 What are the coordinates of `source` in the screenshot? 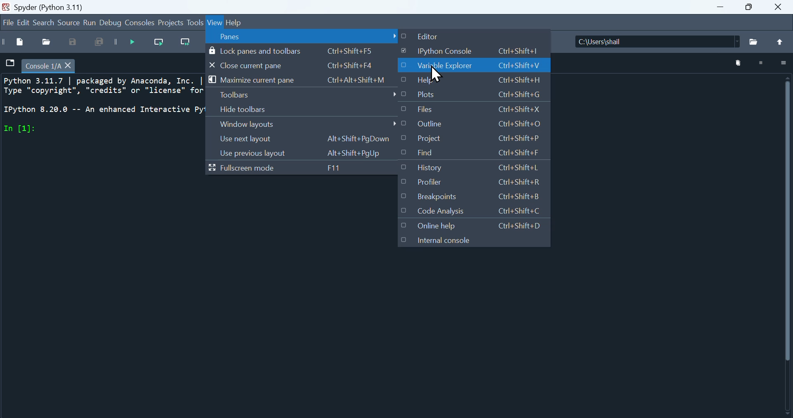 It's located at (67, 24).